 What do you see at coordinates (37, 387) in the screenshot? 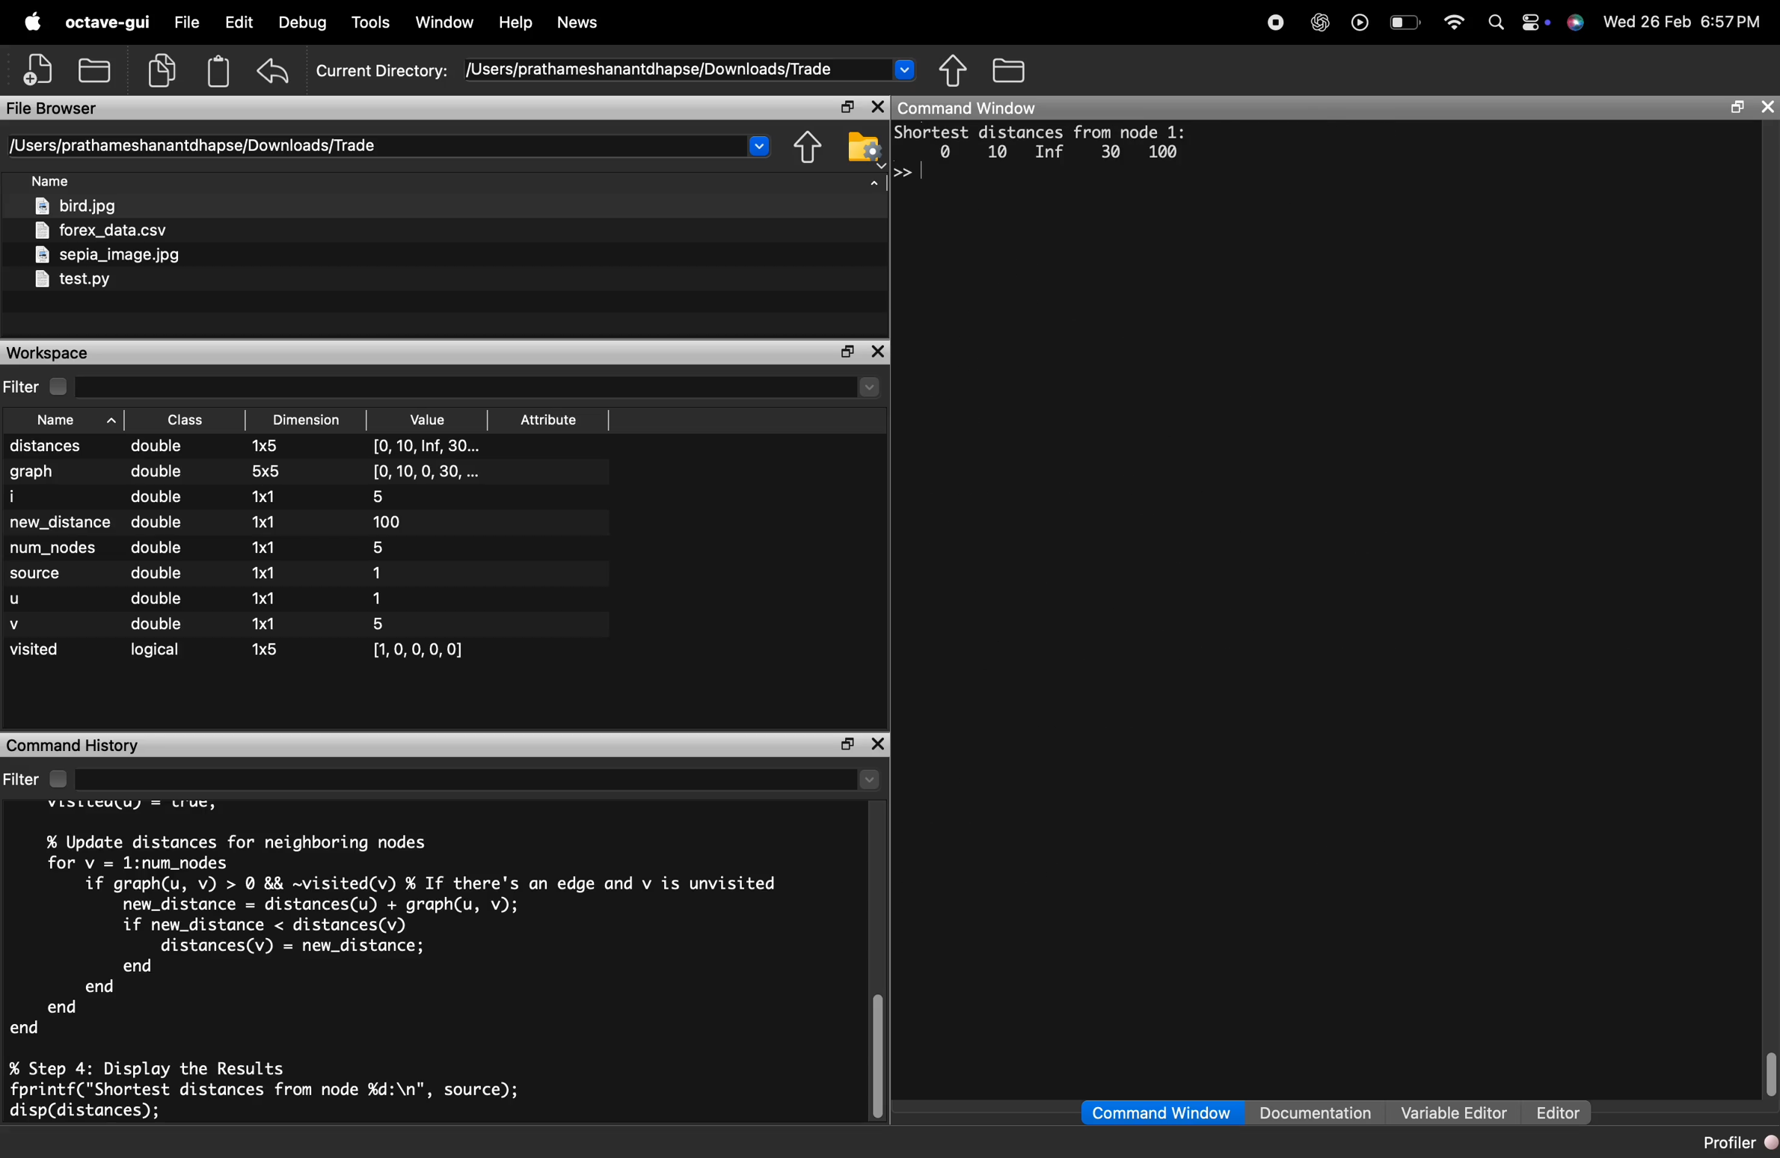
I see `filter` at bounding box center [37, 387].